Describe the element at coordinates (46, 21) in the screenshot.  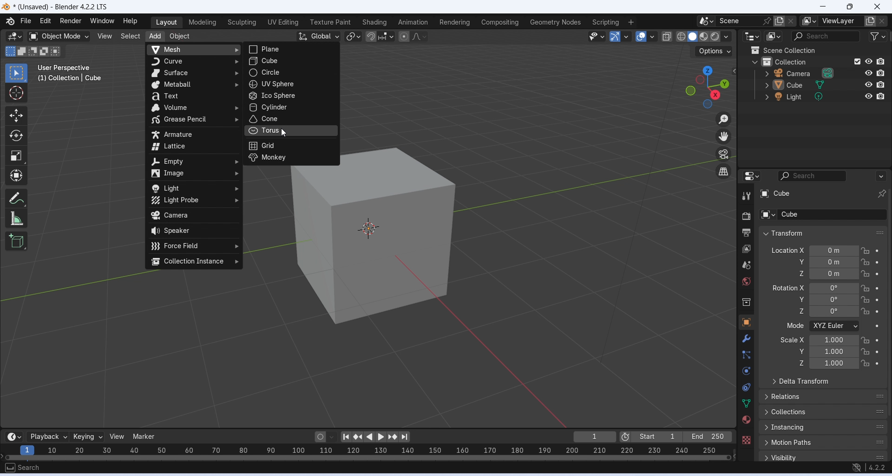
I see `Edit` at that location.